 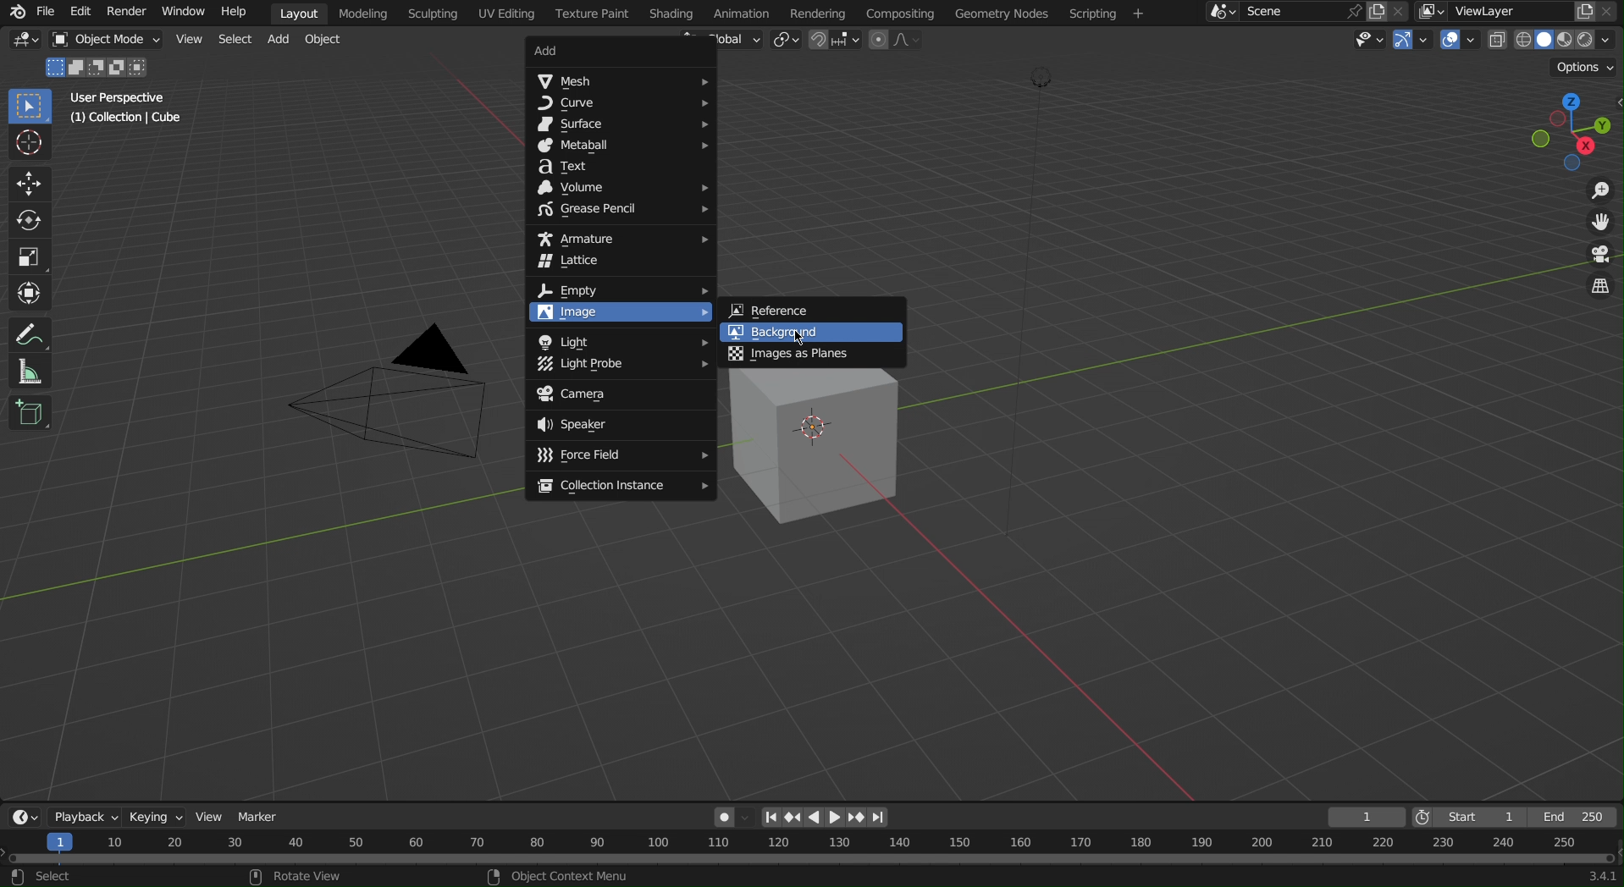 I want to click on Reference, so click(x=813, y=309).